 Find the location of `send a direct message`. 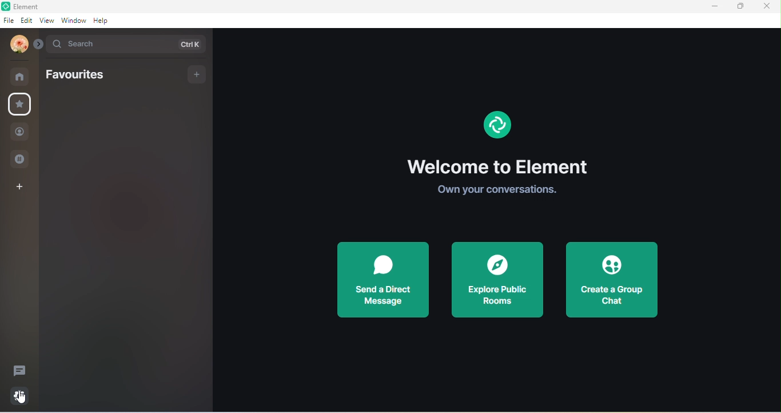

send a direct message is located at coordinates (388, 281).